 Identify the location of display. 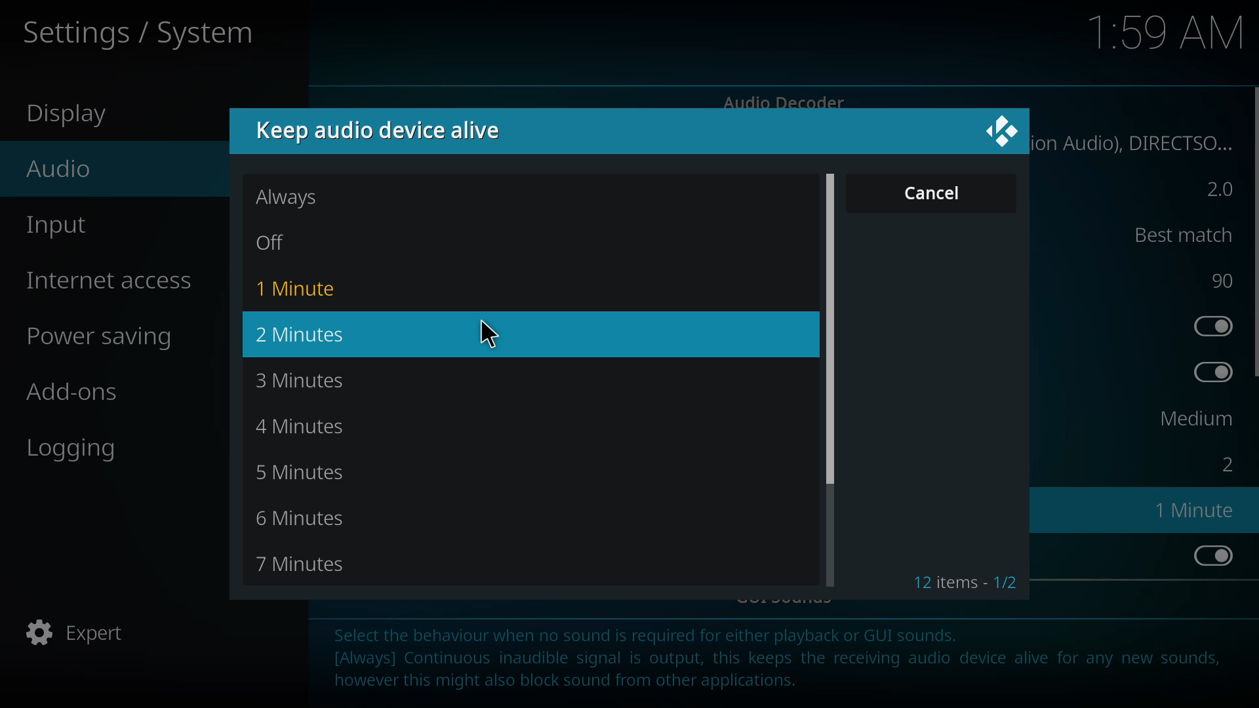
(72, 115).